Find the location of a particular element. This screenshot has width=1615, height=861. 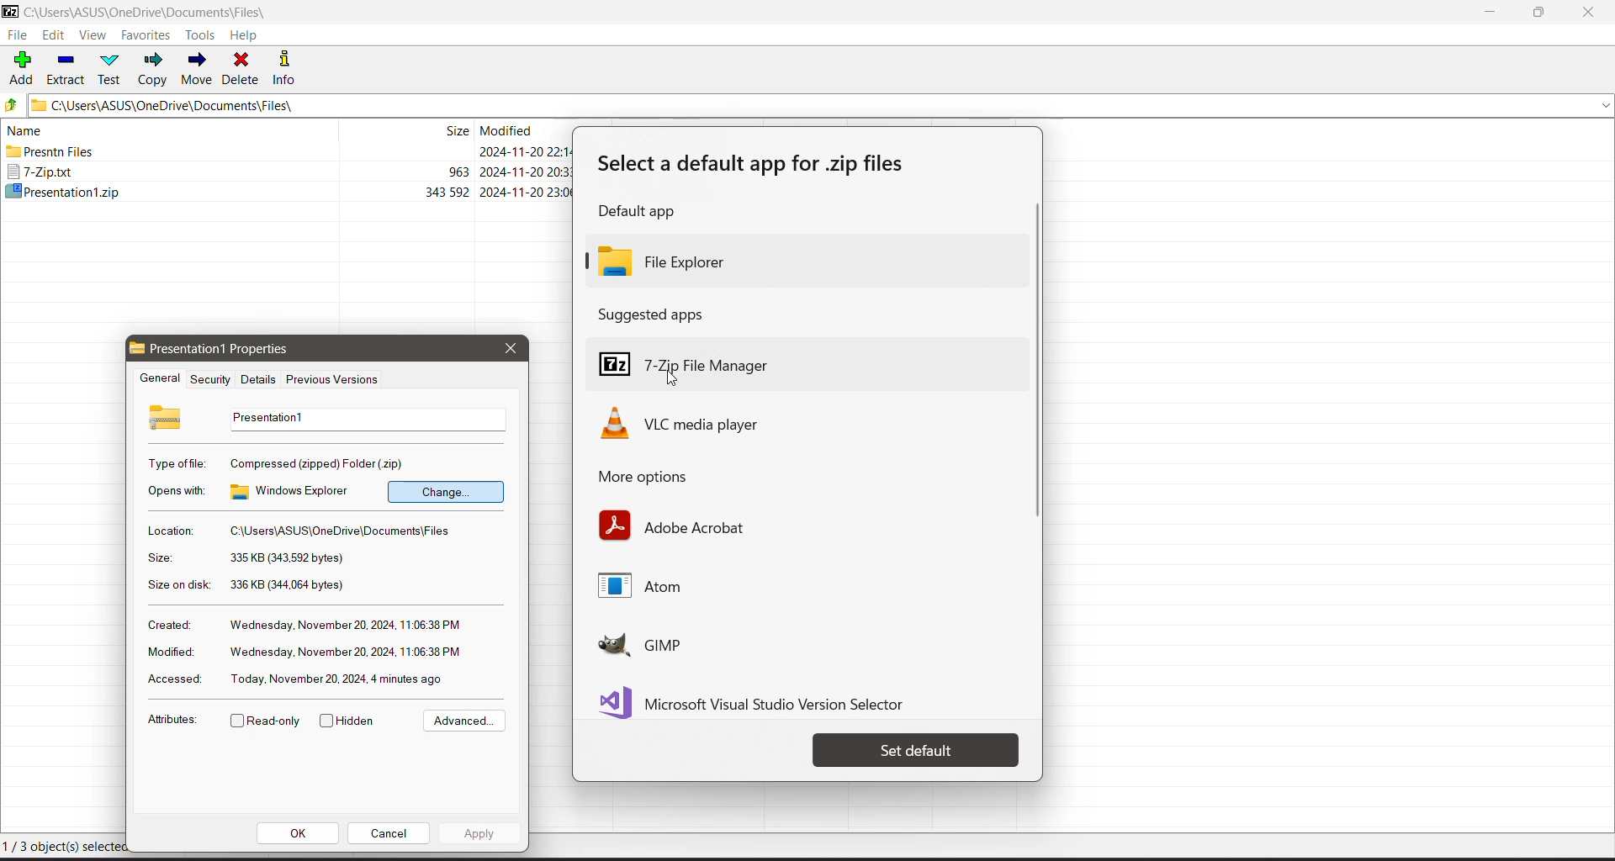

Attributes is located at coordinates (172, 722).